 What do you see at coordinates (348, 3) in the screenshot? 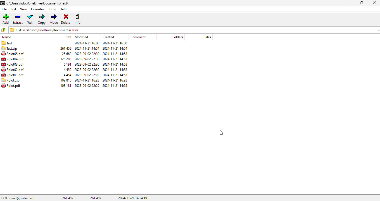
I see `minimize` at bounding box center [348, 3].